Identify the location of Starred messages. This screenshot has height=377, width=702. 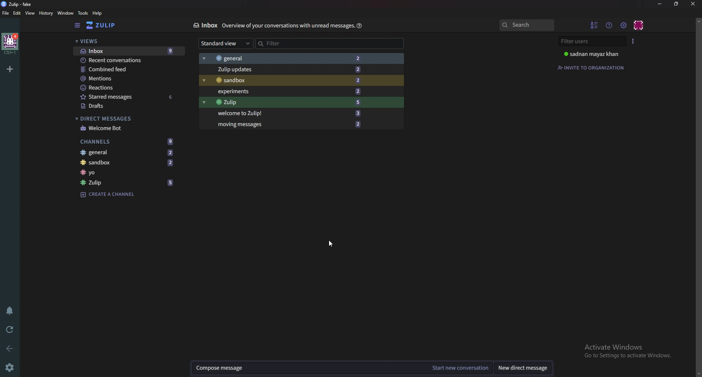
(126, 97).